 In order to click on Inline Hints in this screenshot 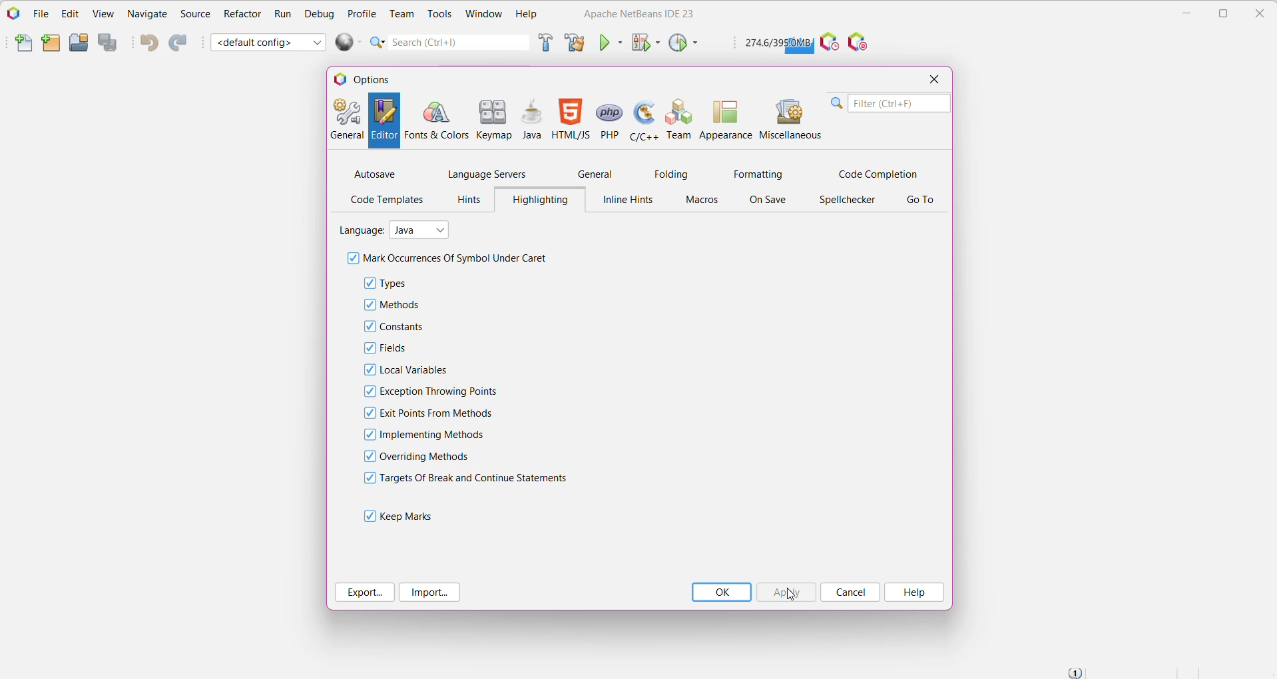, I will do `click(630, 201)`.